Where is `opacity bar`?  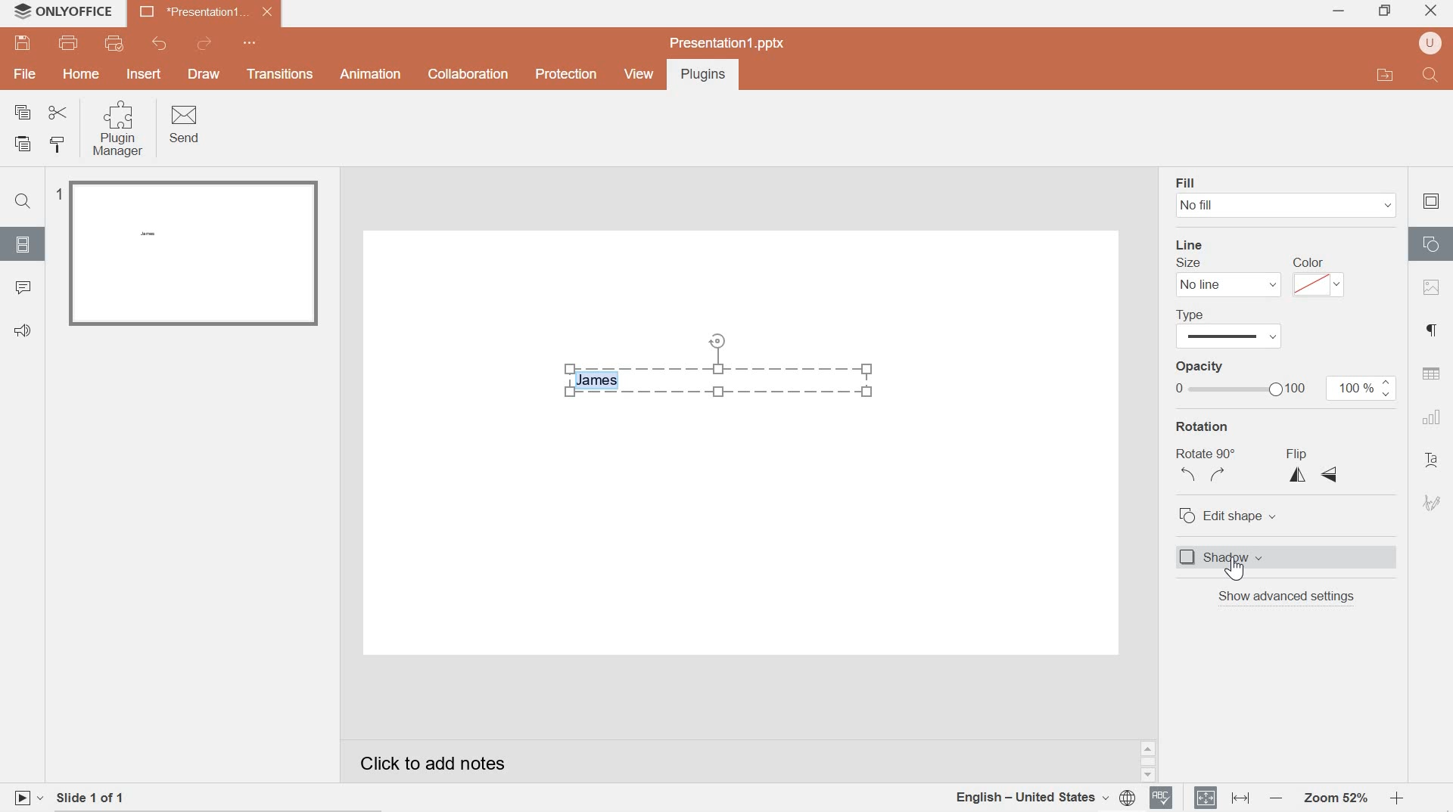 opacity bar is located at coordinates (1237, 390).